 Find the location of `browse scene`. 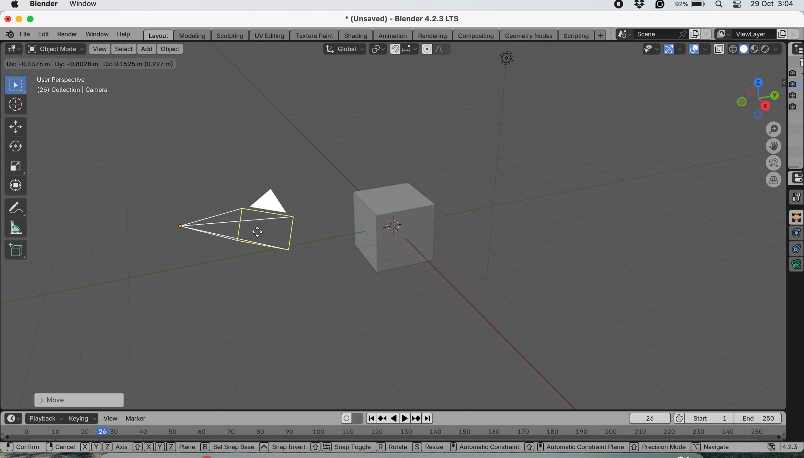

browse scene is located at coordinates (626, 34).